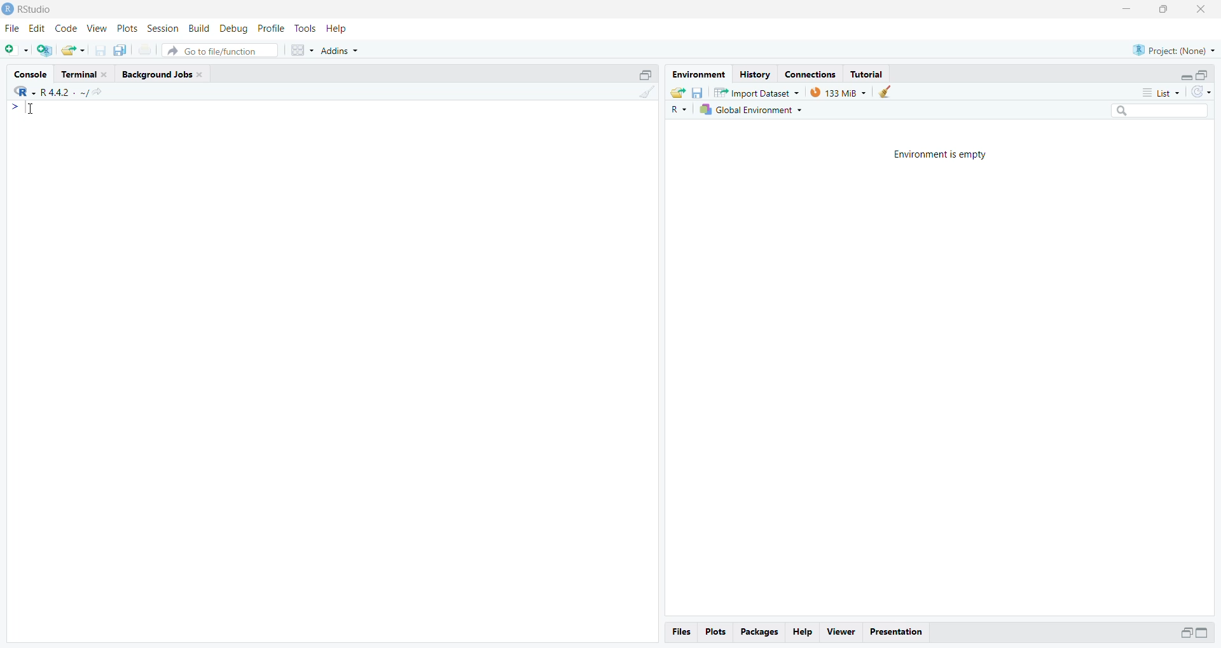 The image size is (1221, 648). Describe the element at coordinates (15, 48) in the screenshot. I see `New File` at that location.